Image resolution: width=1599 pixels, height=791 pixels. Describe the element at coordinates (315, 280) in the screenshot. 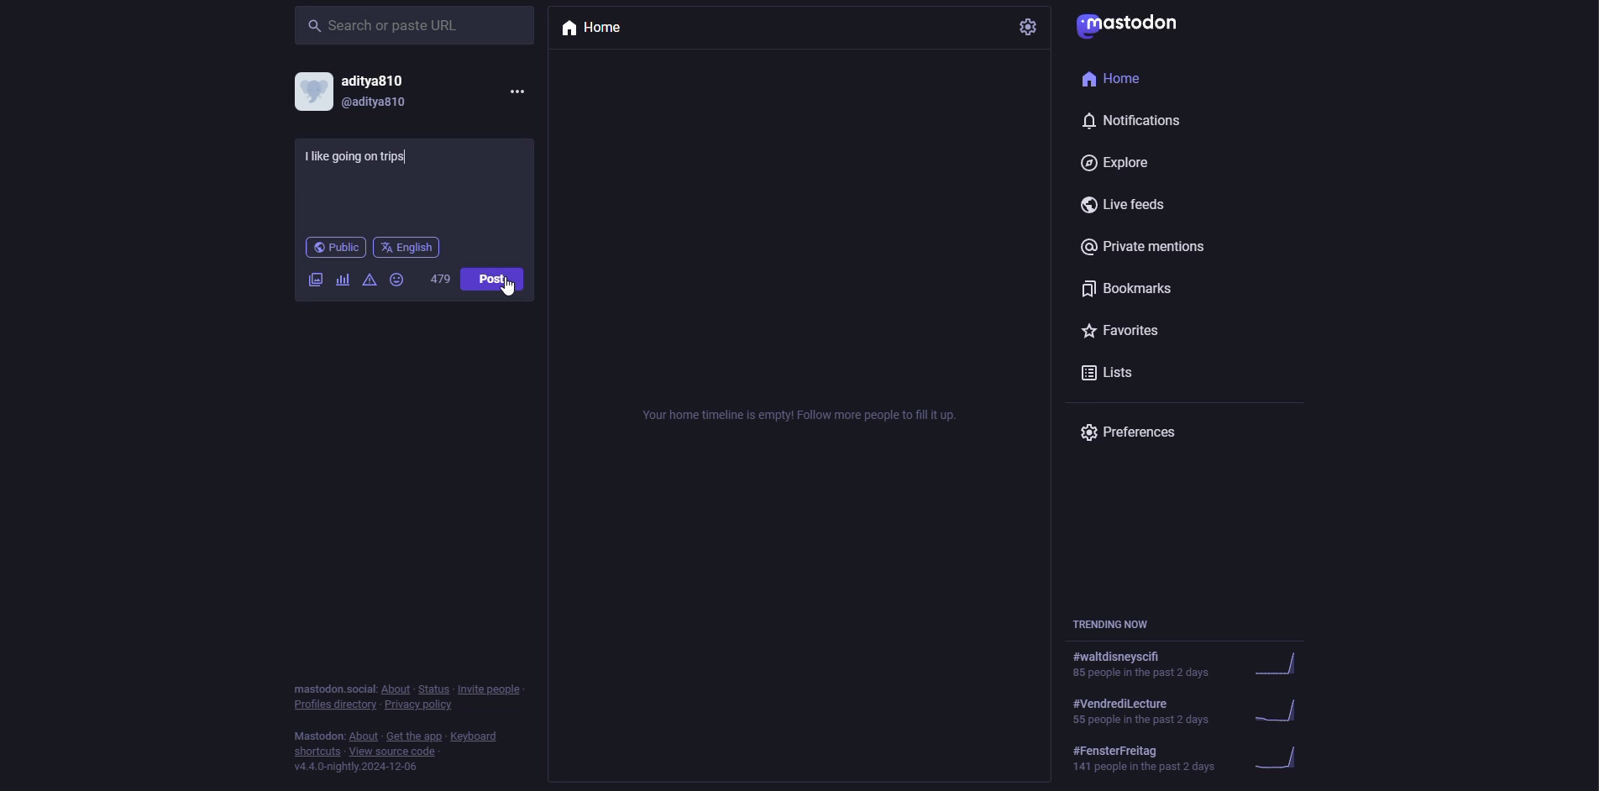

I see `image` at that location.